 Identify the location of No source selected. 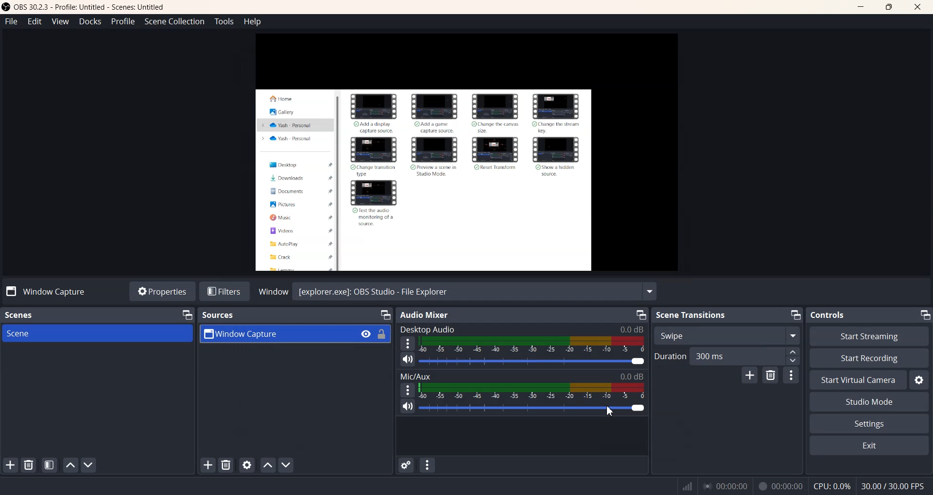
(44, 291).